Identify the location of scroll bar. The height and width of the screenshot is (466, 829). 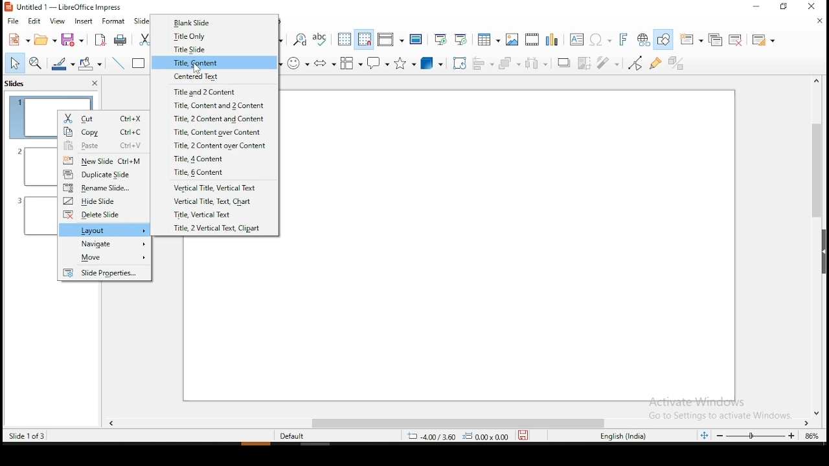
(812, 247).